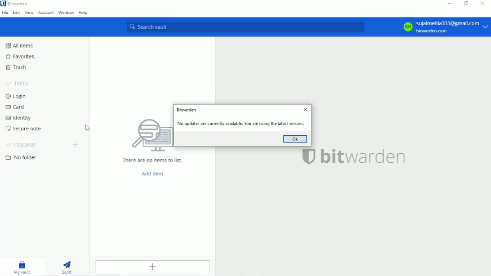  What do you see at coordinates (22, 266) in the screenshot?
I see `My vault` at bounding box center [22, 266].